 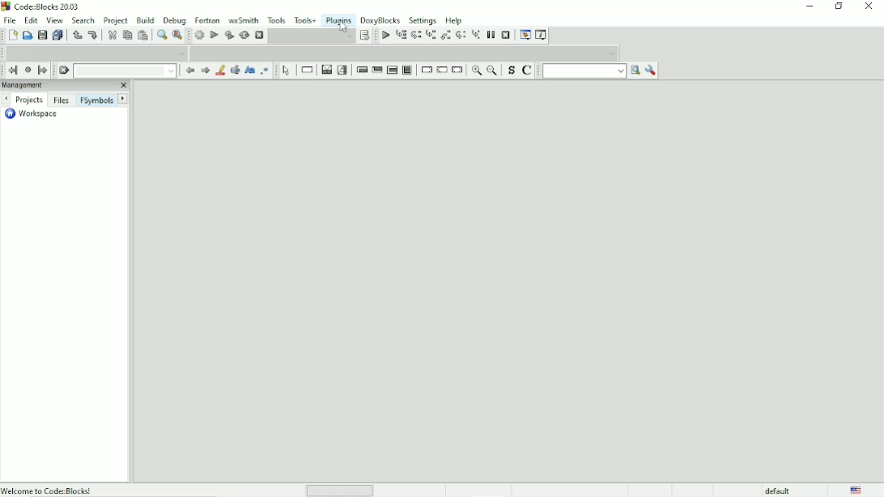 What do you see at coordinates (41, 36) in the screenshot?
I see `Save` at bounding box center [41, 36].